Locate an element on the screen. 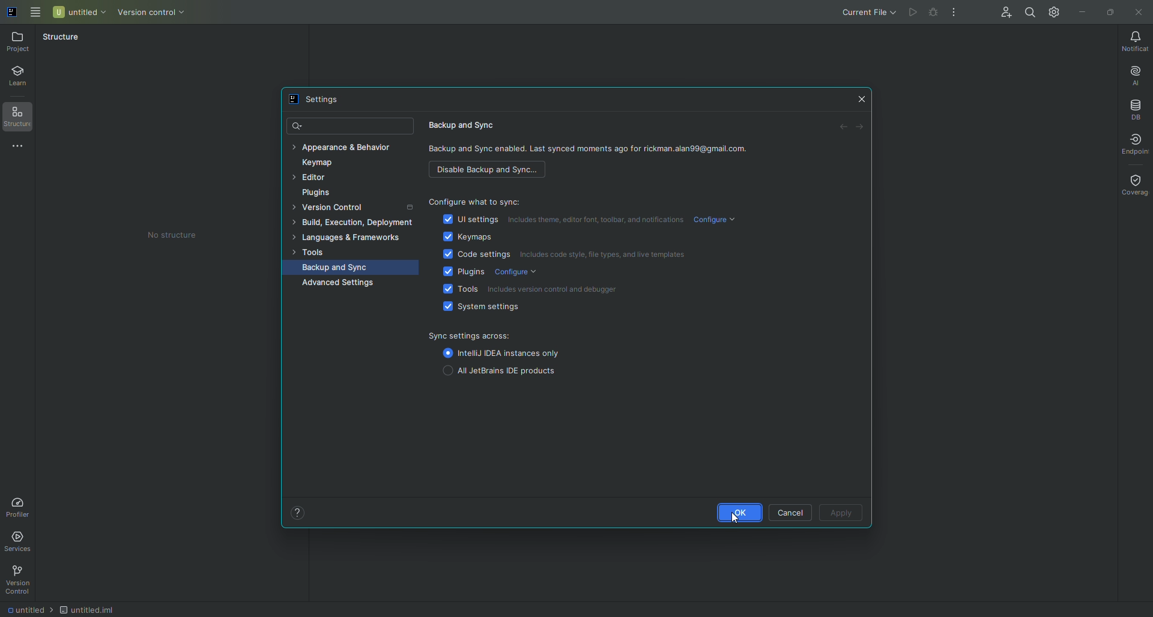 Image resolution: width=1153 pixels, height=617 pixels. ui settings includes theme, editor font, toolbar, and notifications is located at coordinates (561, 221).